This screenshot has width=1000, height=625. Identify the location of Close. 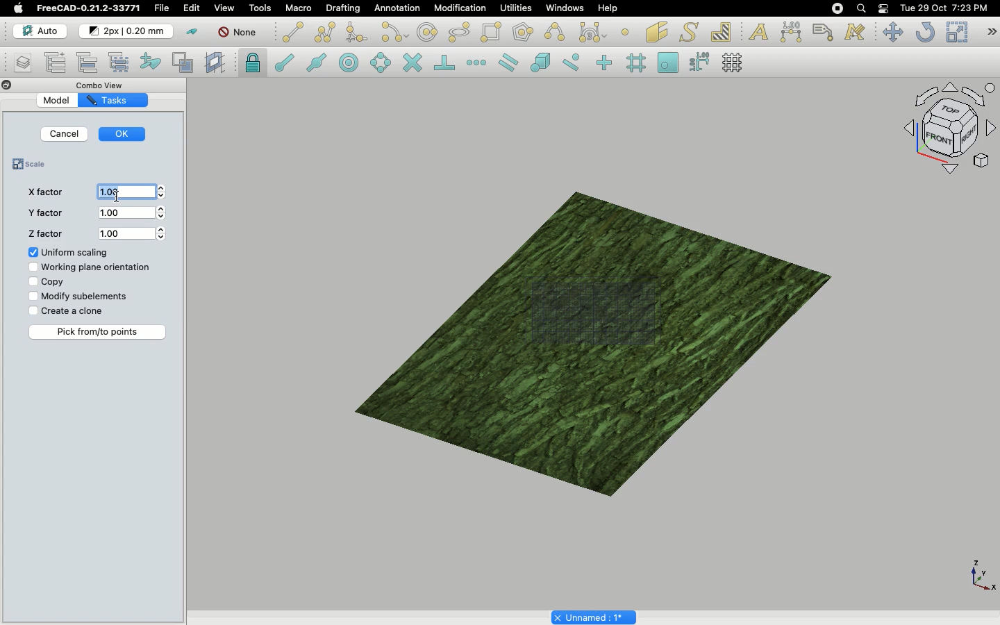
(6, 85).